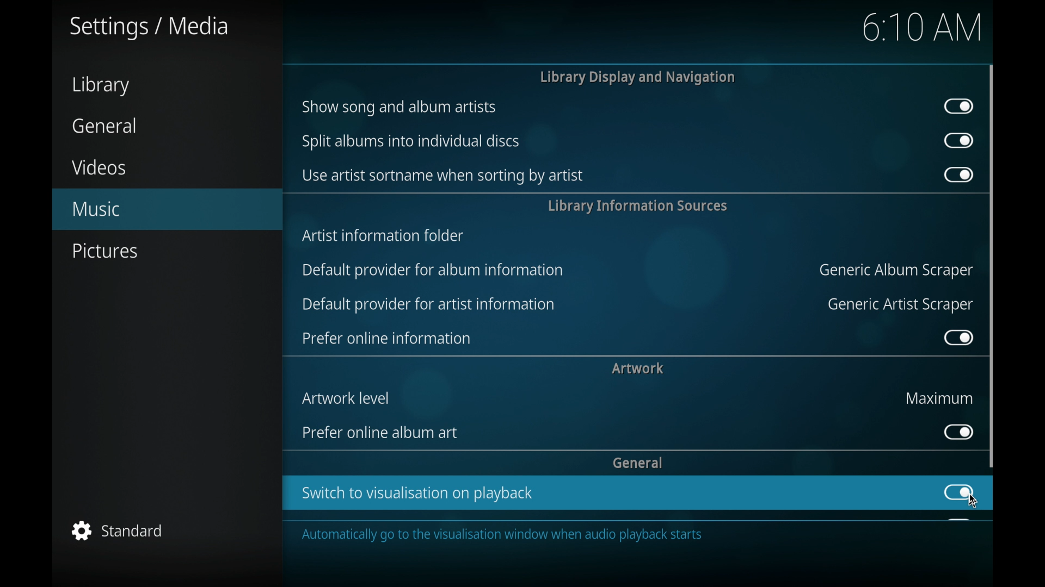  What do you see at coordinates (600, 535) in the screenshot?
I see `info` at bounding box center [600, 535].